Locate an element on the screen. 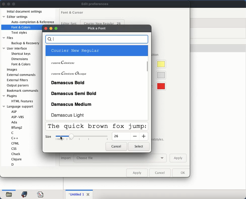  scroll is located at coordinates (148, 82).